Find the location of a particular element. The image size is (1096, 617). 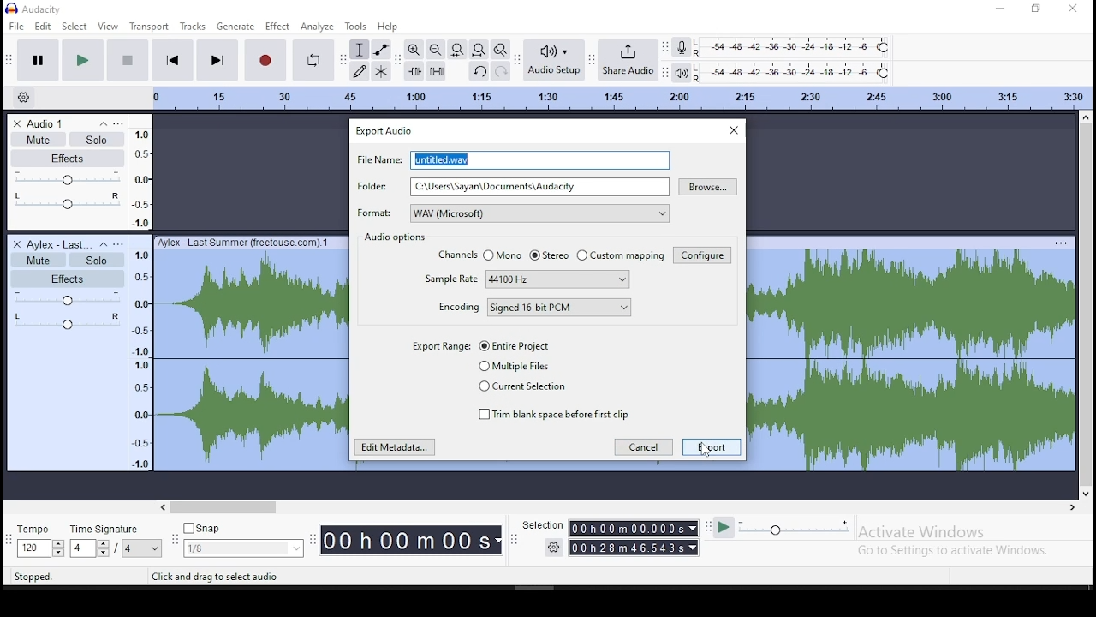

pause is located at coordinates (35, 59).